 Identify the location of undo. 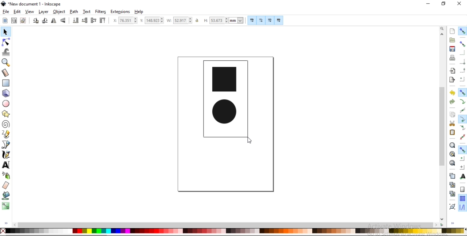
(452, 93).